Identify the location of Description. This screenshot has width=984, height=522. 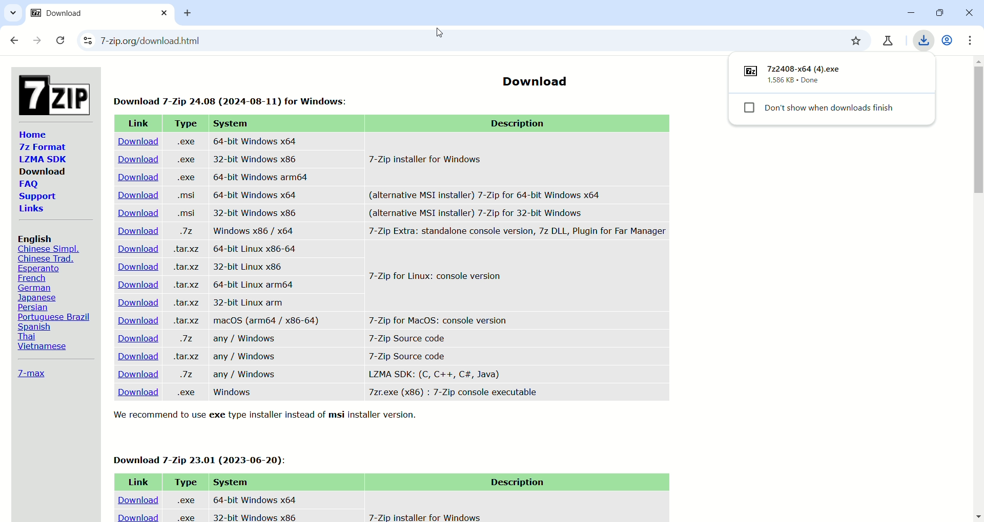
(515, 483).